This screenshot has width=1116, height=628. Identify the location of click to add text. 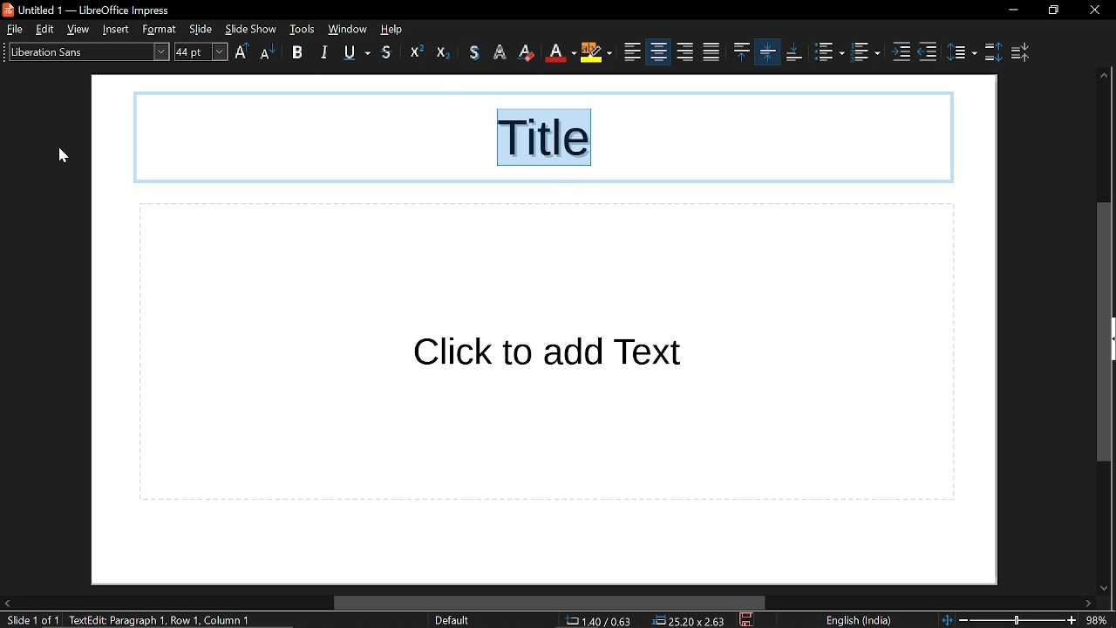
(547, 352).